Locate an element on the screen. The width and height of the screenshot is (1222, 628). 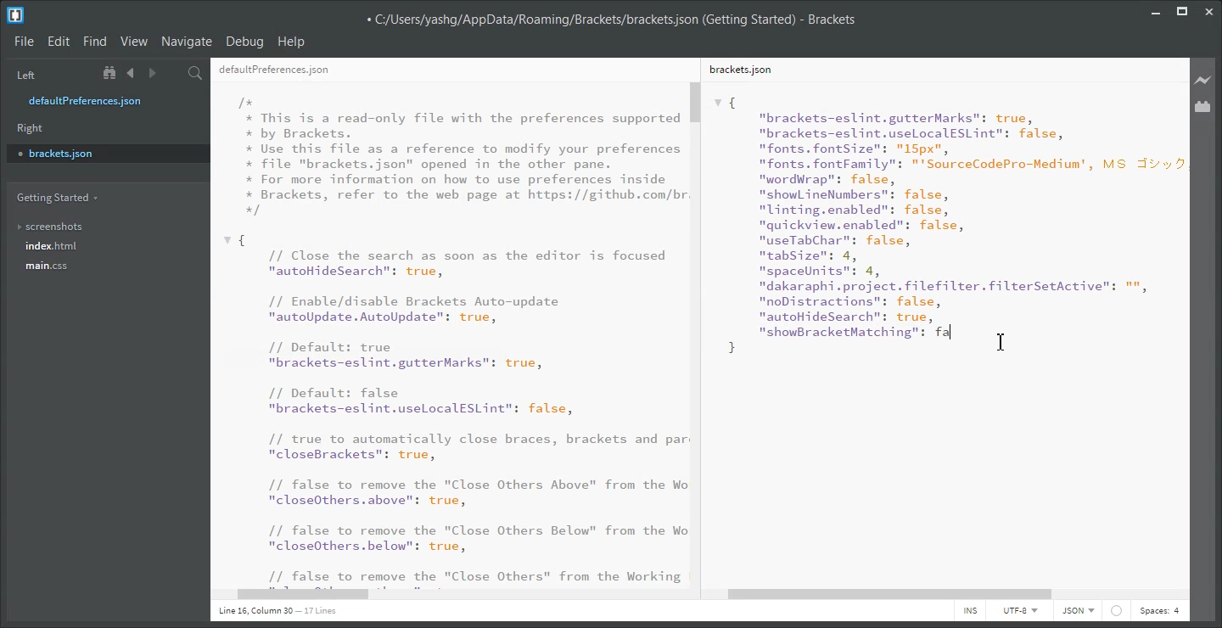
INS is located at coordinates (970, 611).